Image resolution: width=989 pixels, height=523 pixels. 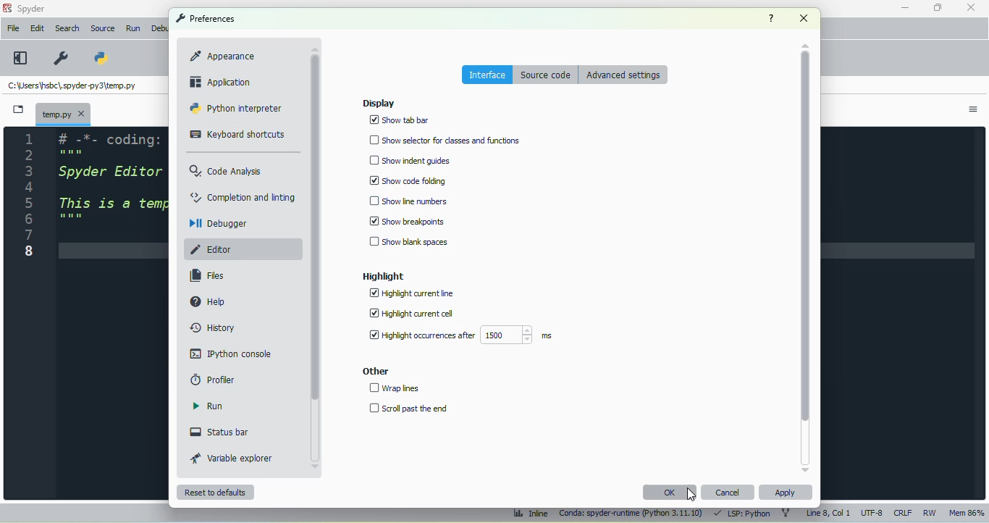 What do you see at coordinates (409, 409) in the screenshot?
I see `scroll past the end` at bounding box center [409, 409].